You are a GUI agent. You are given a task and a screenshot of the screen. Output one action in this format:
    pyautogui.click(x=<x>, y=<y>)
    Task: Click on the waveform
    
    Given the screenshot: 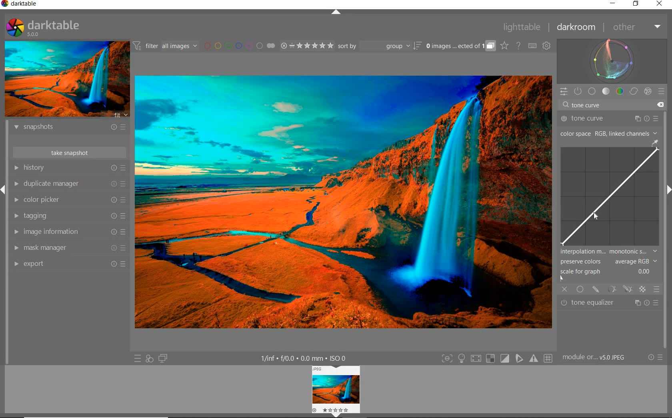 What is the action you would take?
    pyautogui.click(x=612, y=61)
    